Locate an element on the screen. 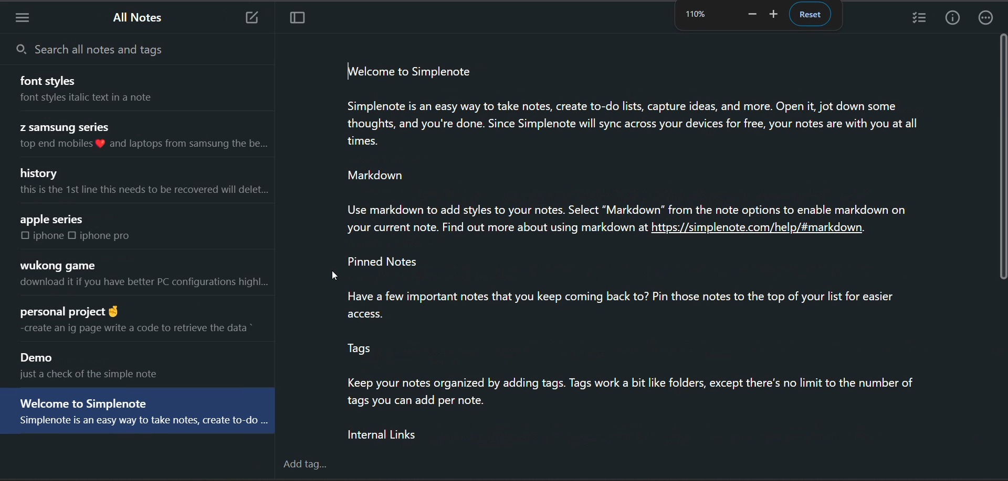 This screenshot has height=481, width=1008. add tag is located at coordinates (306, 464).